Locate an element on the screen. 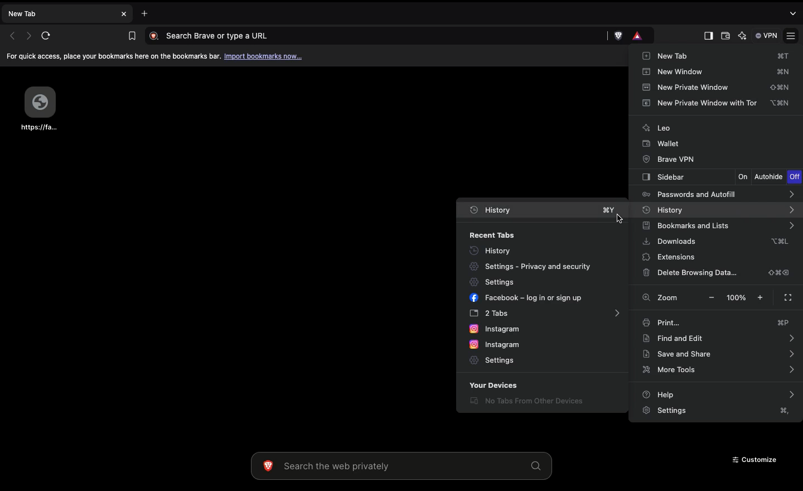 The height and width of the screenshot is (491, 803). New tab is located at coordinates (715, 56).